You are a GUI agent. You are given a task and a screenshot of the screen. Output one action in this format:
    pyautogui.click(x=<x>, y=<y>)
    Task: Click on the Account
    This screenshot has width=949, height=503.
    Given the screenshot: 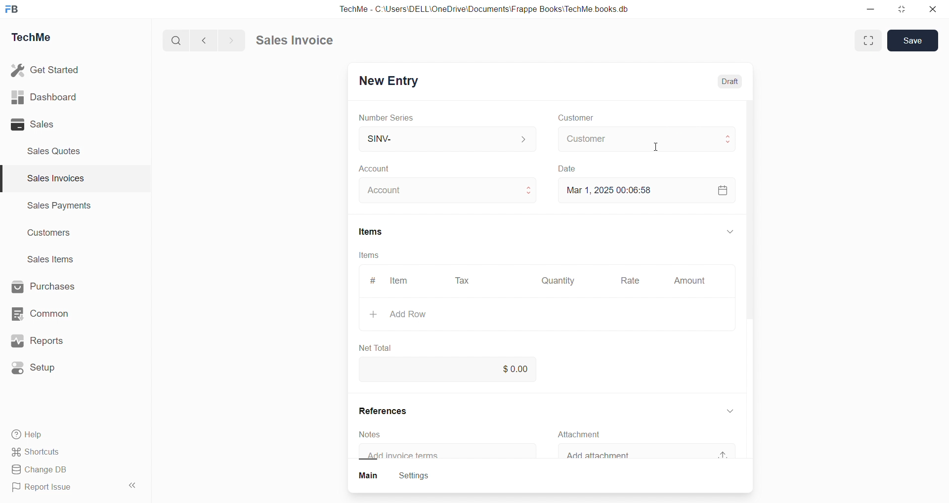 What is the action you would take?
    pyautogui.click(x=389, y=169)
    